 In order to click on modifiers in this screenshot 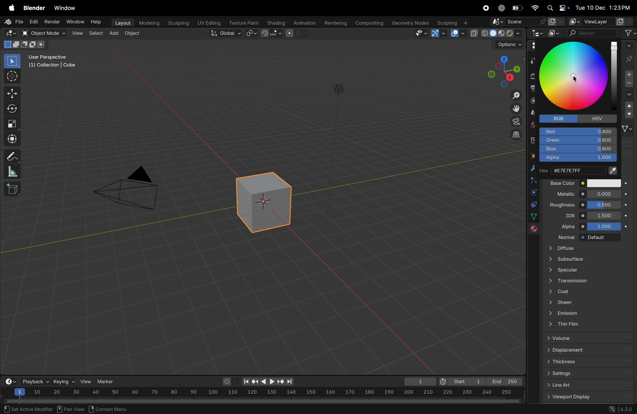, I will do `click(530, 170)`.